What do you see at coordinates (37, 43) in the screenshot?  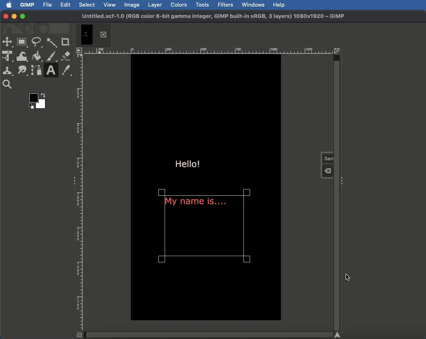 I see `Free select tool` at bounding box center [37, 43].